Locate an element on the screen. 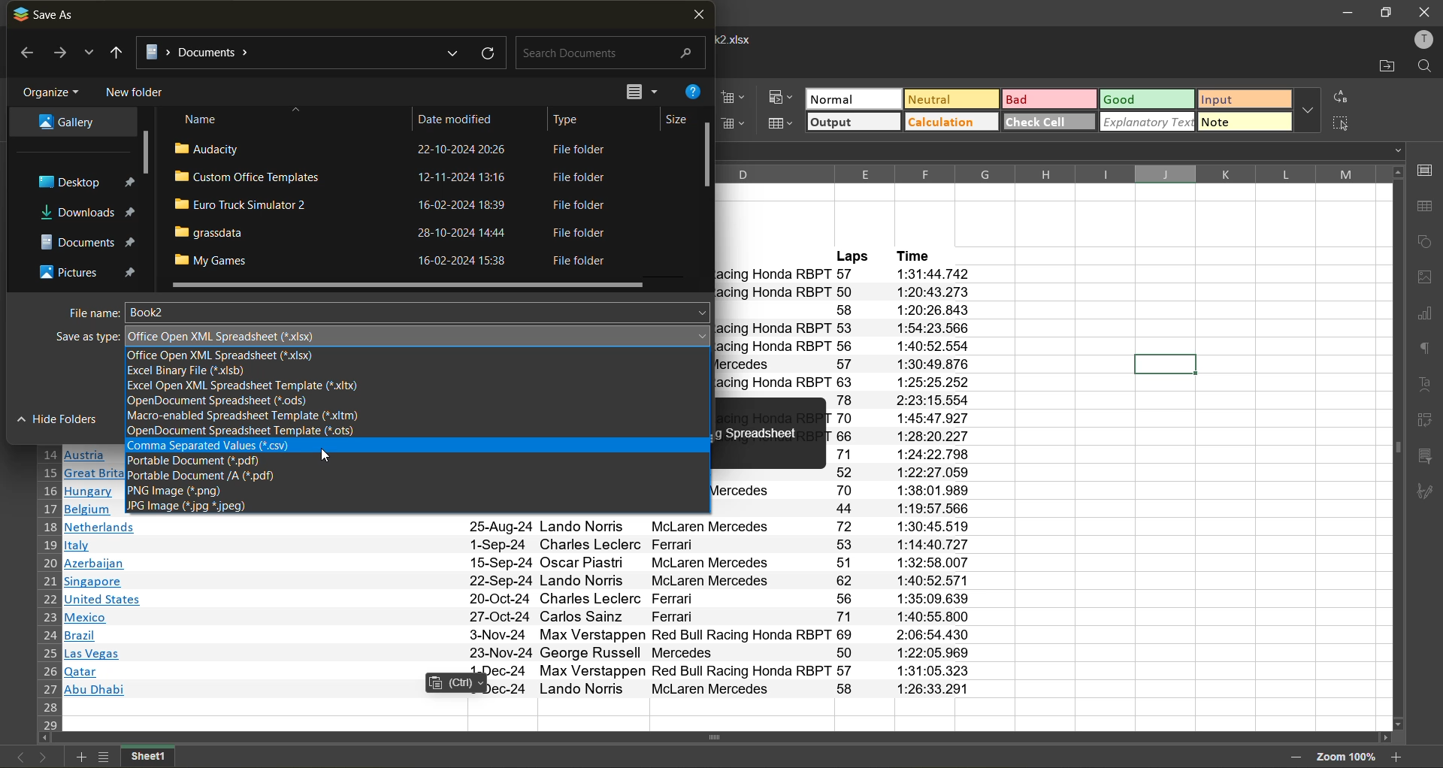 The image size is (1443, 768). xlsb is located at coordinates (192, 371).